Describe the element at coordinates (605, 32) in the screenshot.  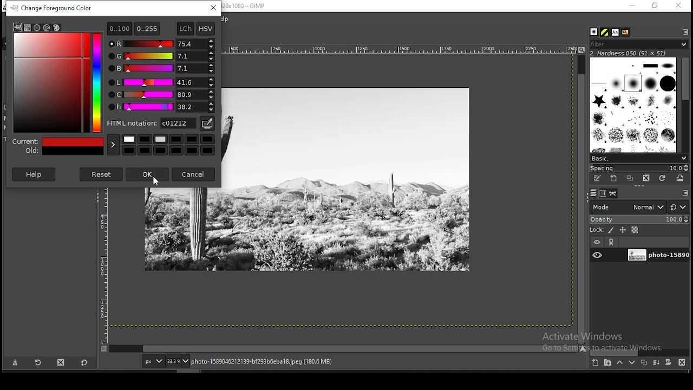
I see `patterns` at that location.